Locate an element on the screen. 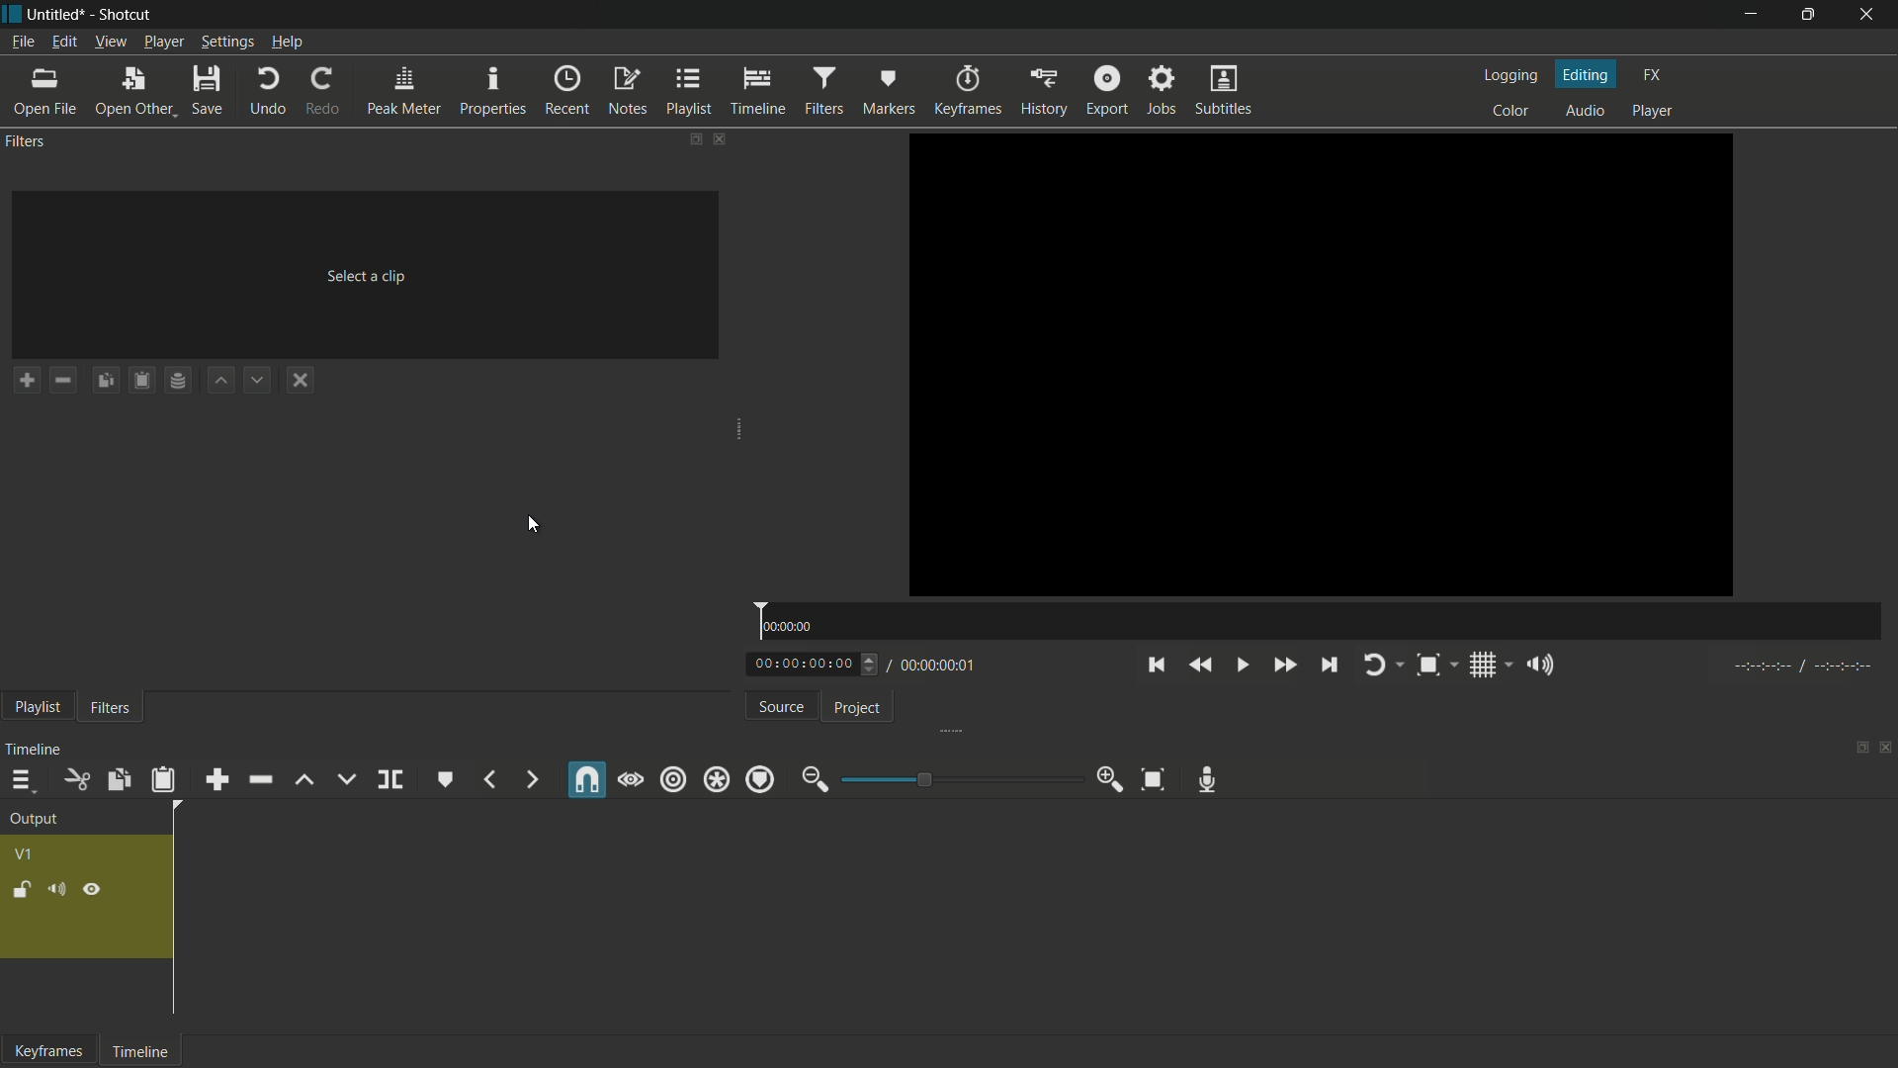 Image resolution: width=1898 pixels, height=1068 pixels. add a filter is located at coordinates (26, 380).